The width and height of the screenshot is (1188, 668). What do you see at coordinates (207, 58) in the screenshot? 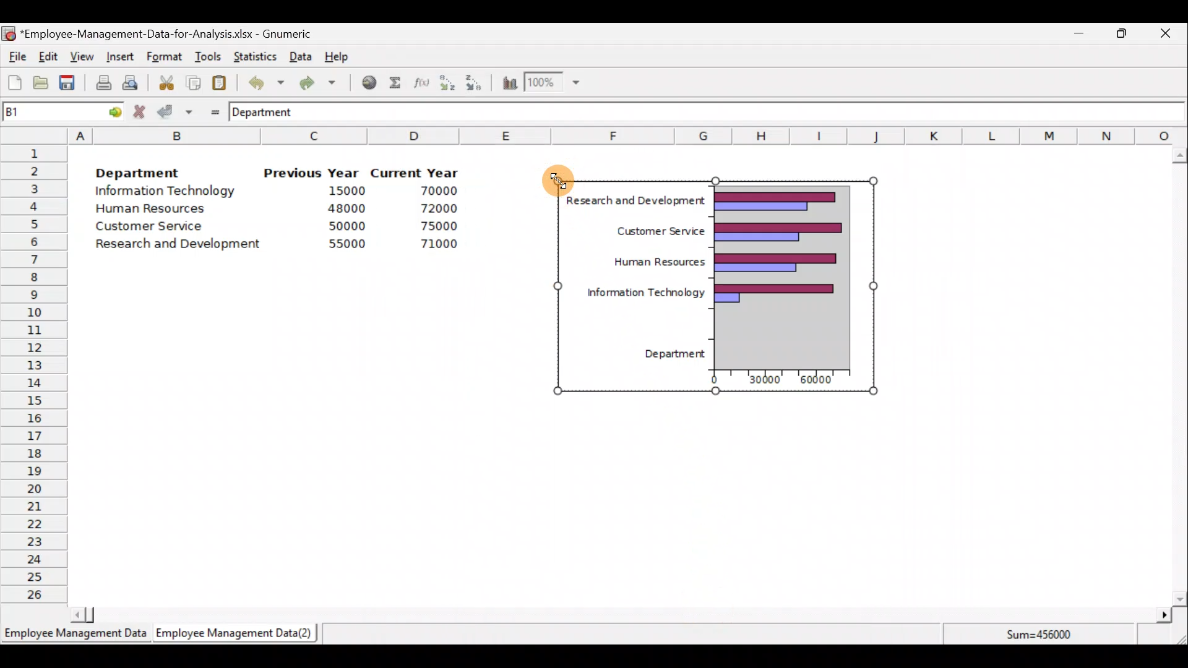
I see `Tools` at bounding box center [207, 58].